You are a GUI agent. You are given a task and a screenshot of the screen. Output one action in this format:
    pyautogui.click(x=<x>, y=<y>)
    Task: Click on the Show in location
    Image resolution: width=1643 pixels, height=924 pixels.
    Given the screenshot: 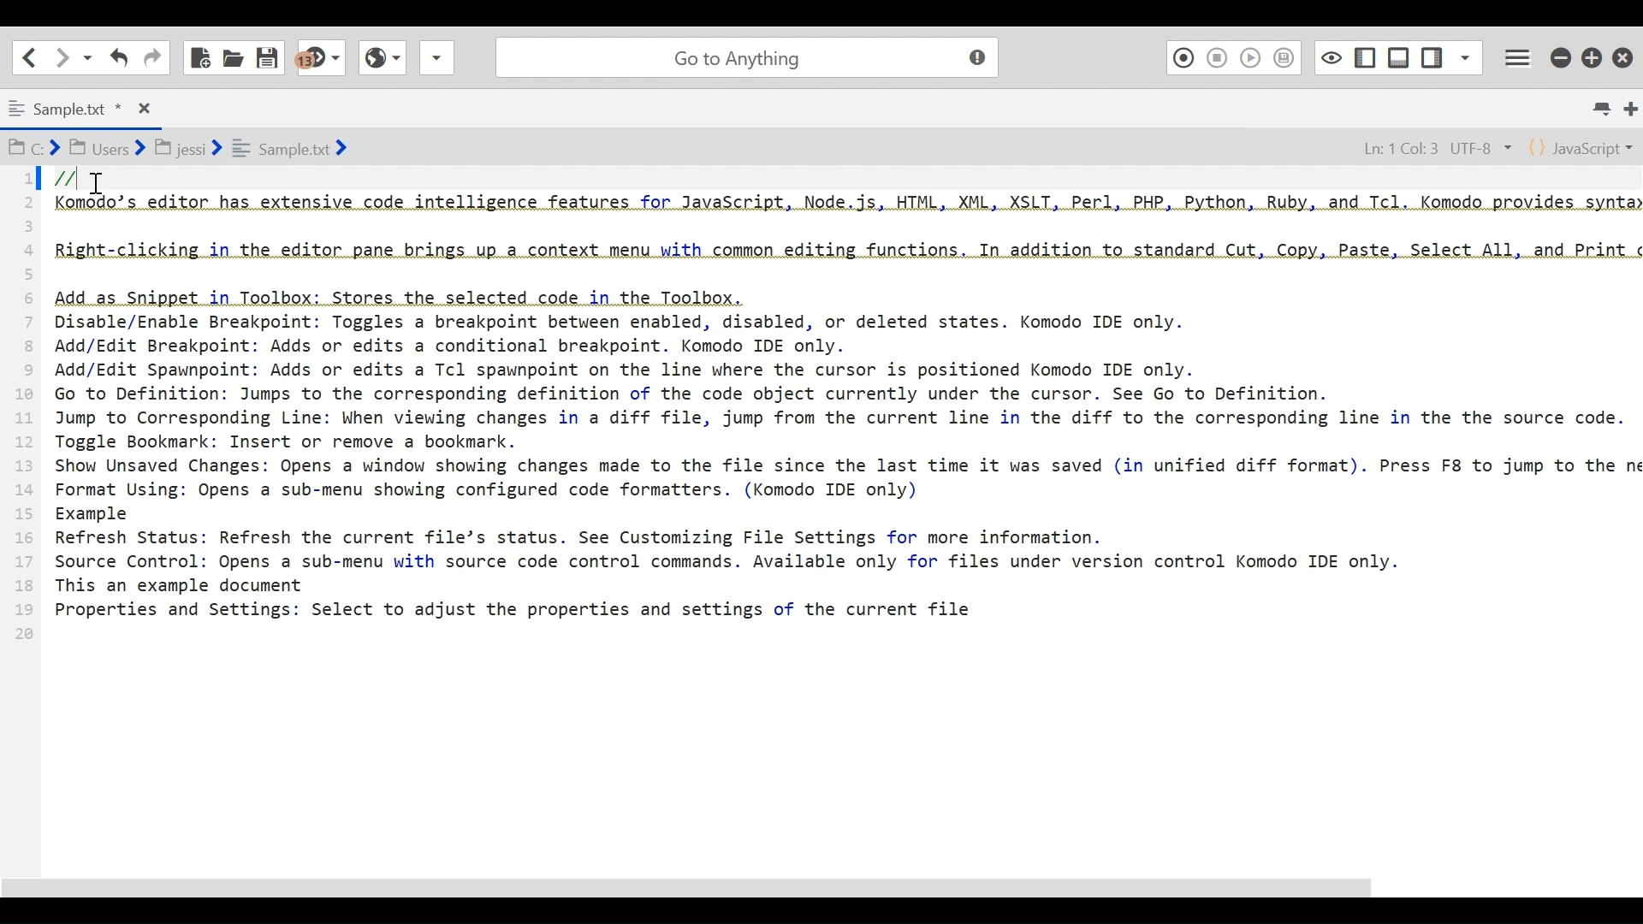 What is the action you would take?
    pyautogui.click(x=180, y=146)
    